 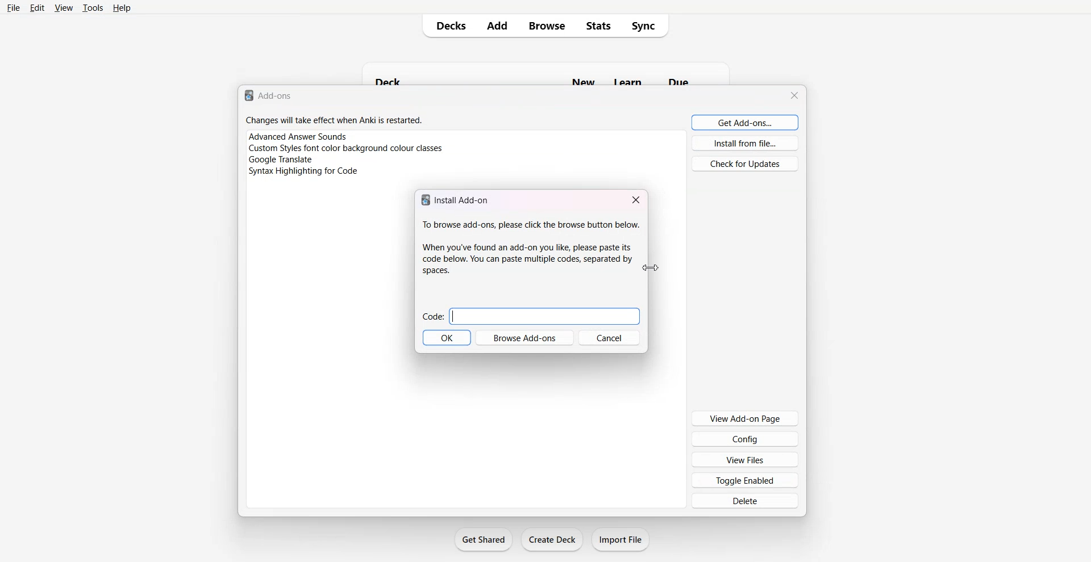 I want to click on View Files, so click(x=745, y=459).